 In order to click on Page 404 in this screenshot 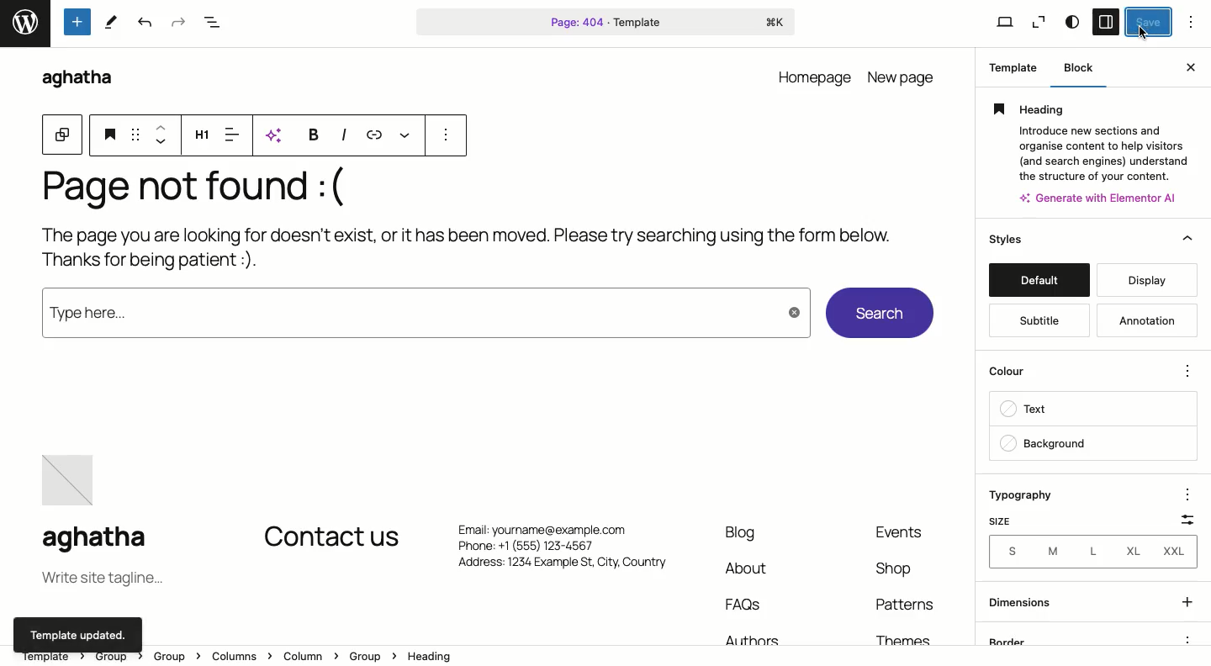, I will do `click(607, 21)`.